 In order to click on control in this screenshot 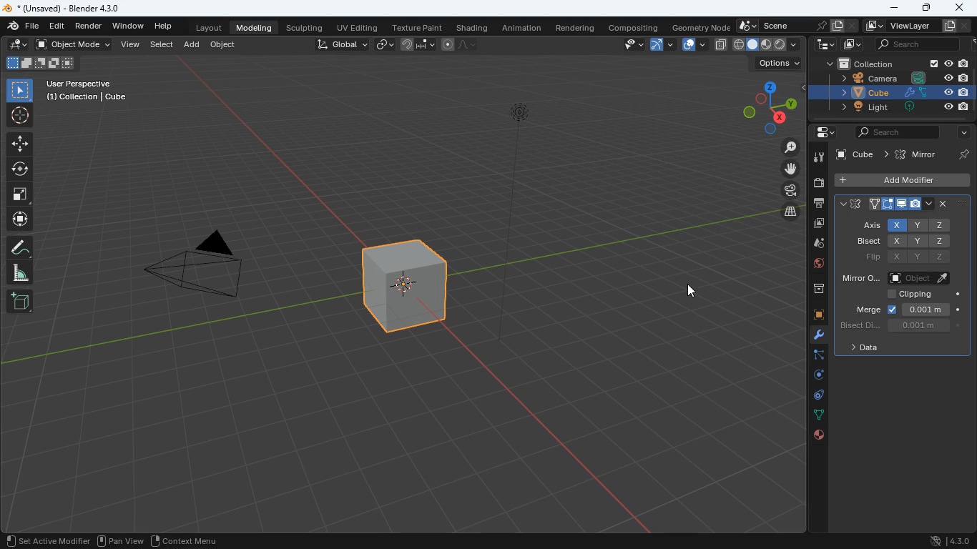, I will do `click(816, 397)`.